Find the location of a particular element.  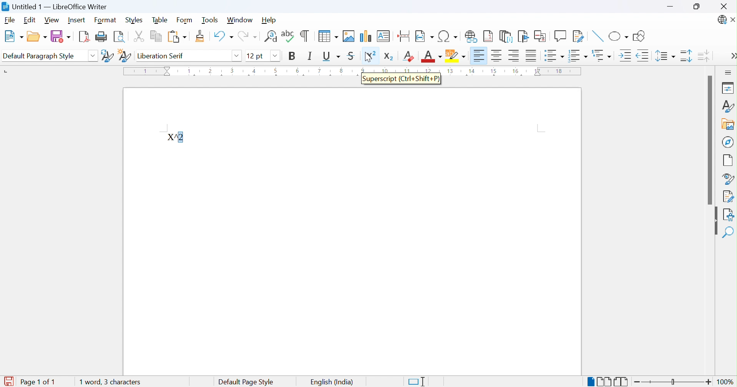

Insert special characters is located at coordinates (448, 36).